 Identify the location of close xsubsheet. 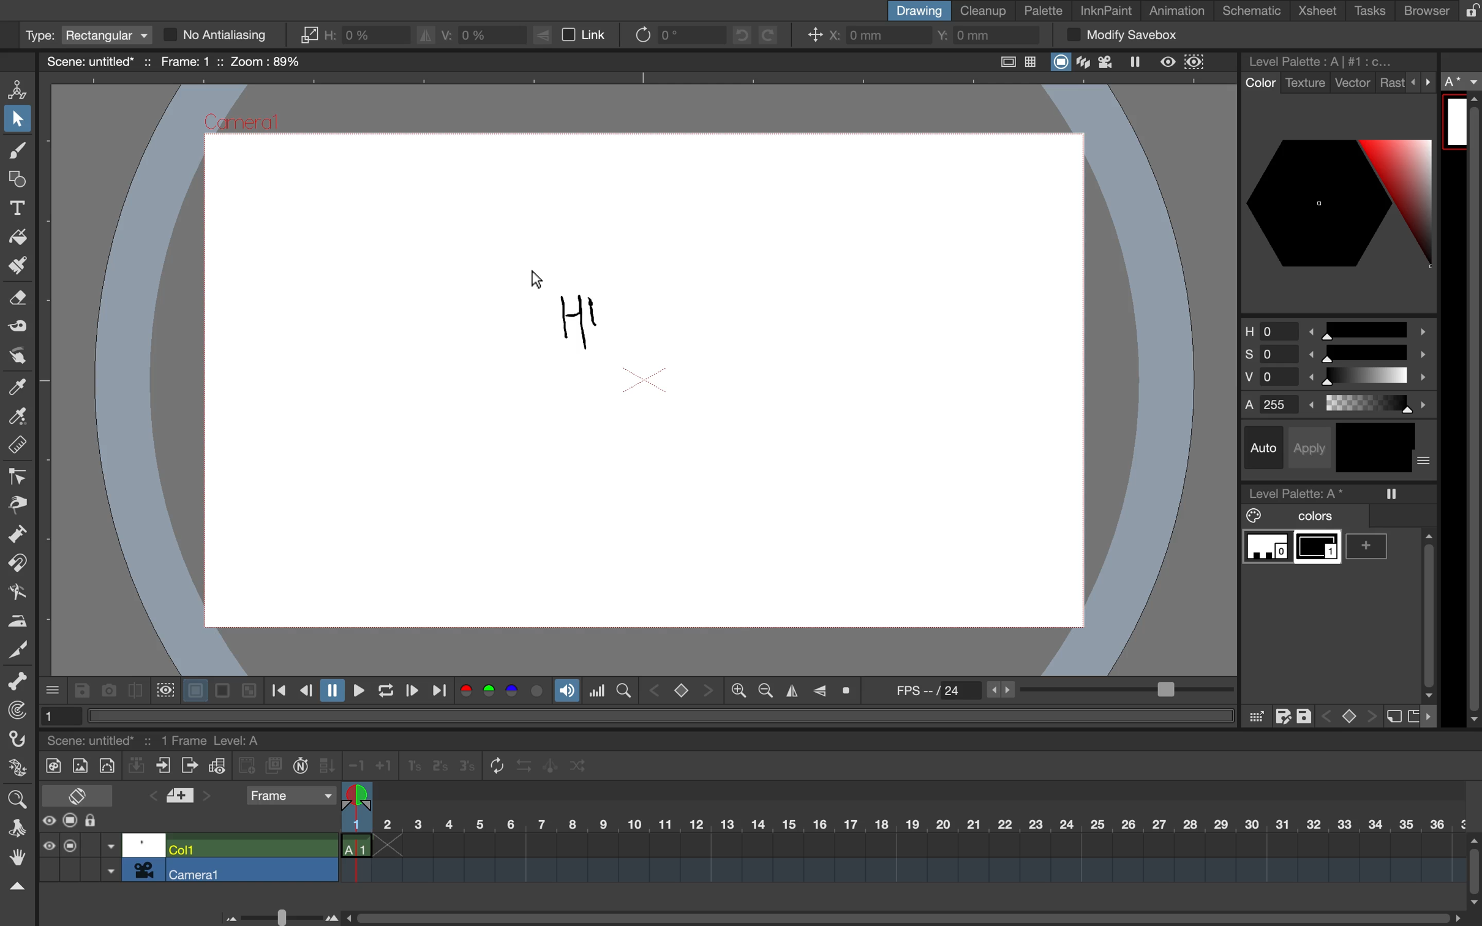
(164, 766).